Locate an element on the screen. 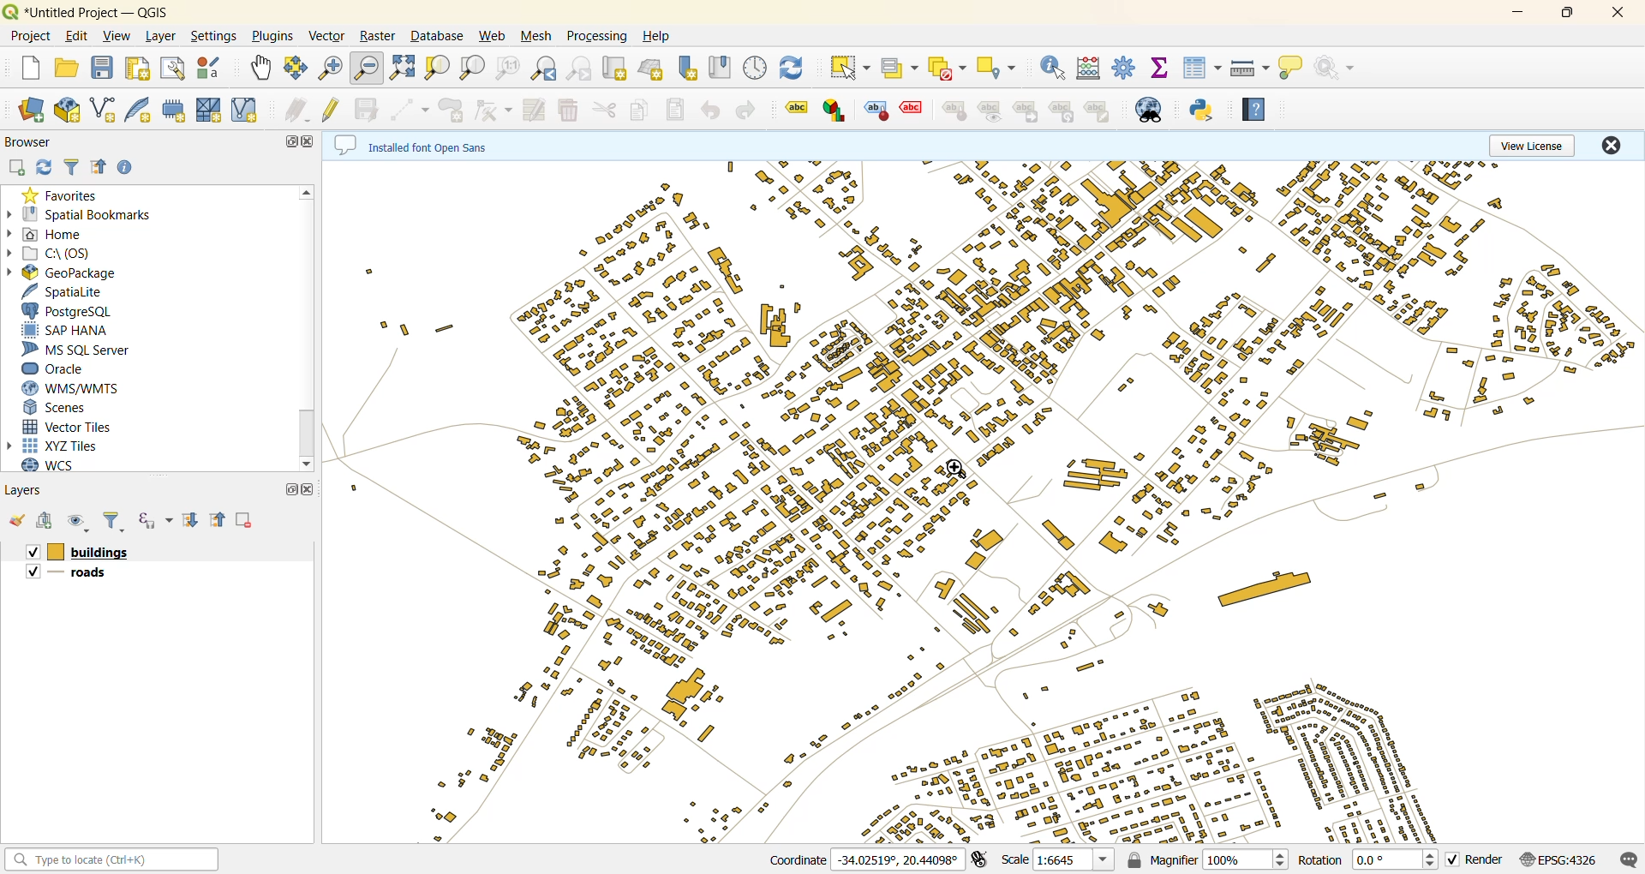 Image resolution: width=1645 pixels, height=874 pixels. maximize is located at coordinates (292, 142).